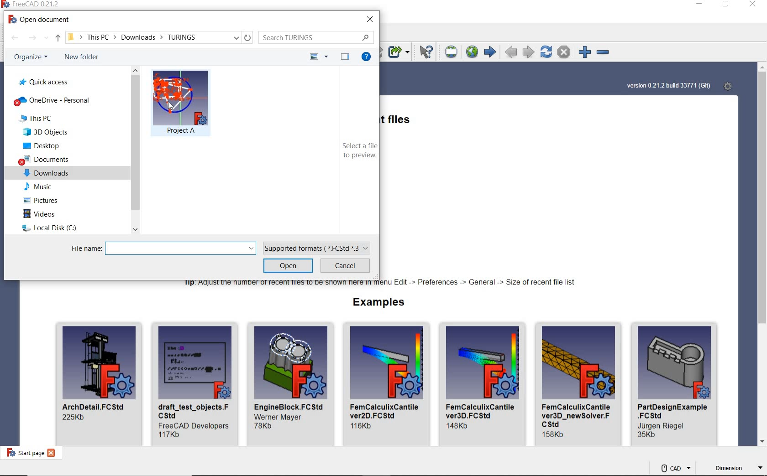 This screenshot has height=476, width=767. What do you see at coordinates (95, 406) in the screenshot?
I see `name` at bounding box center [95, 406].